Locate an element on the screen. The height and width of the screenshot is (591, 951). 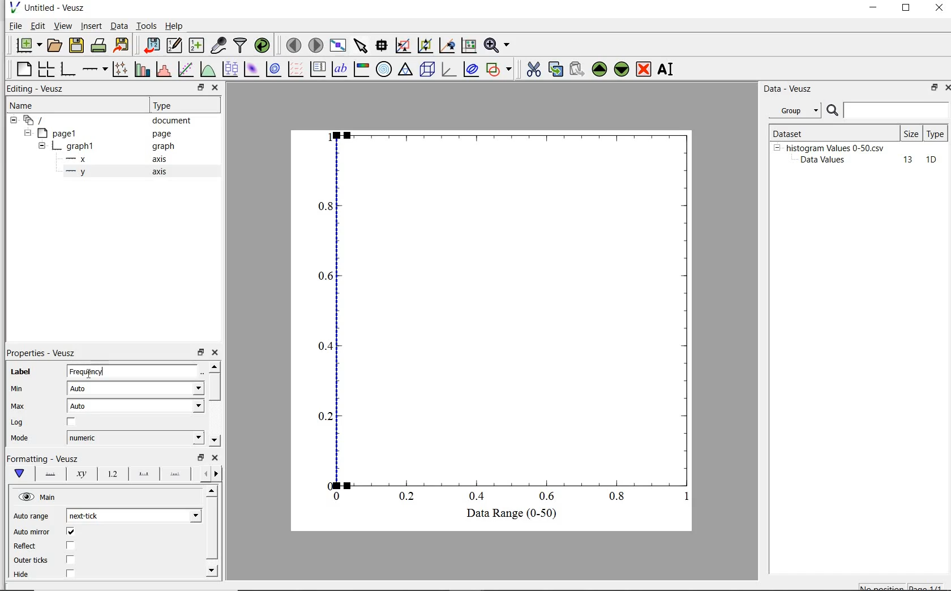
| Hide is located at coordinates (20, 575).